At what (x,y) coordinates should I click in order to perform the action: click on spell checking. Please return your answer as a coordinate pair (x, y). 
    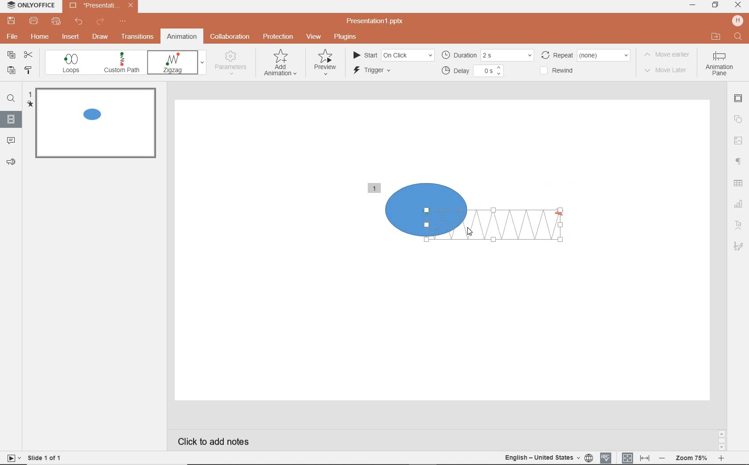
    Looking at the image, I should click on (605, 457).